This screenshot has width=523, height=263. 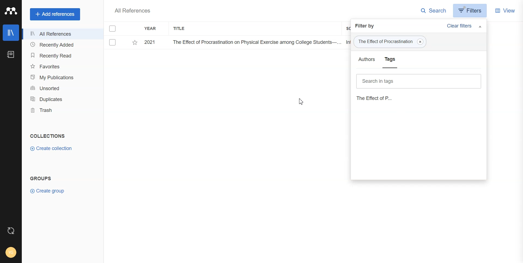 I want to click on Recently Added, so click(x=58, y=45).